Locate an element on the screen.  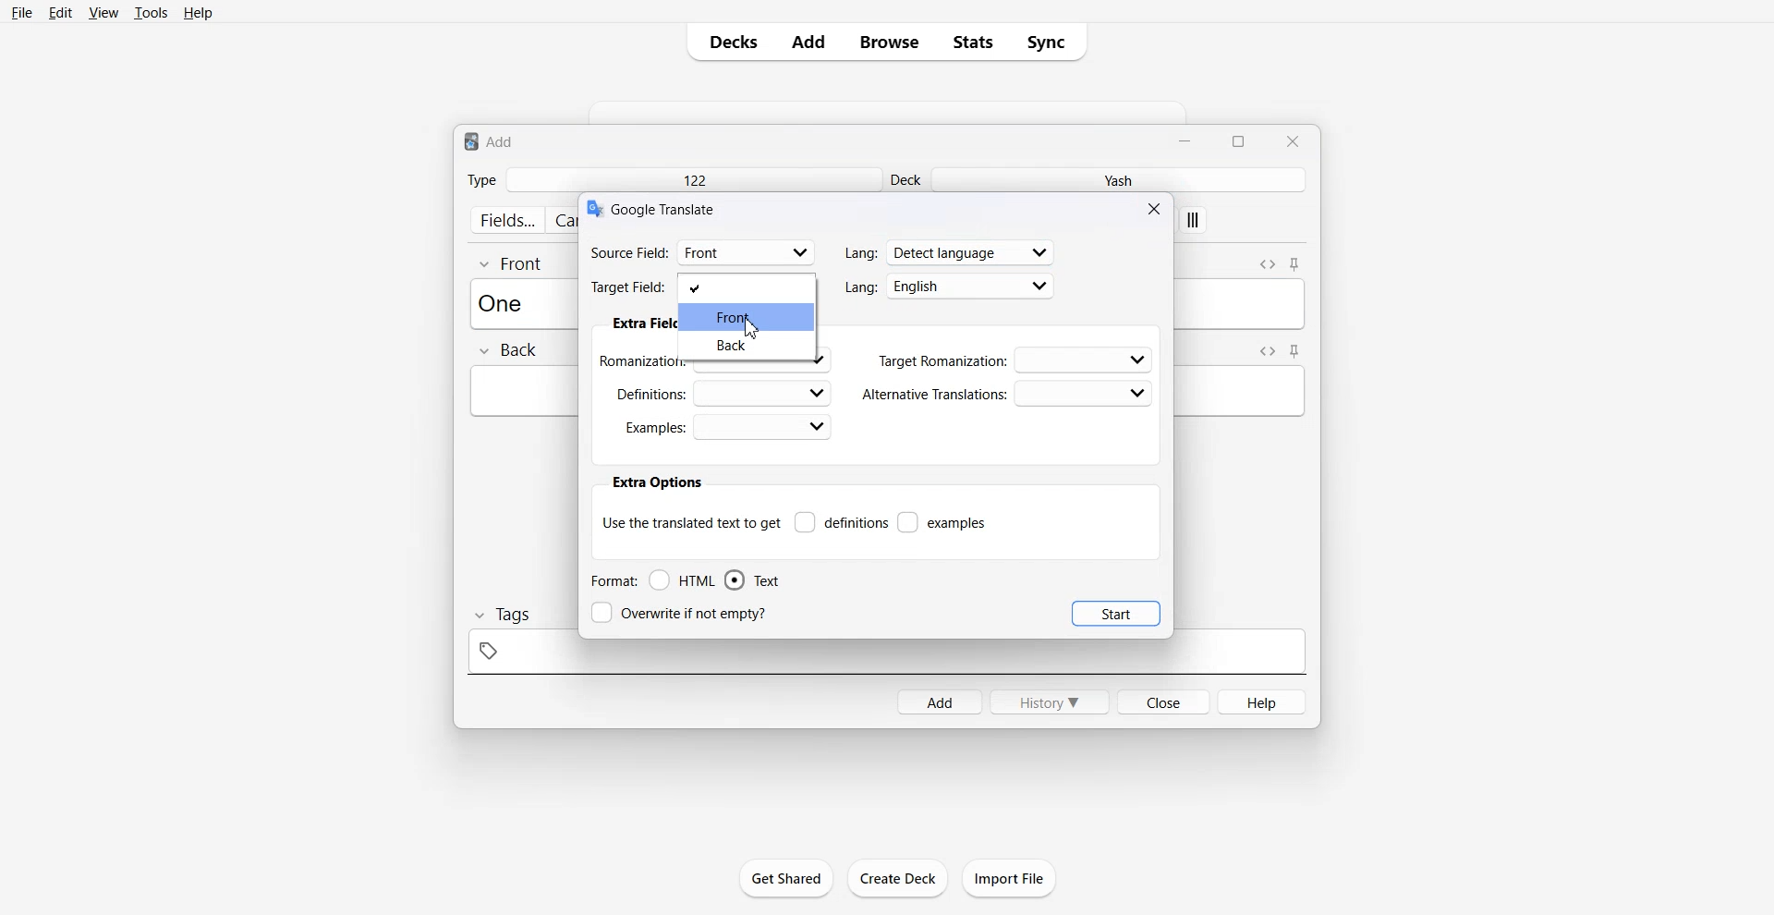
logo is located at coordinates (593, 209).